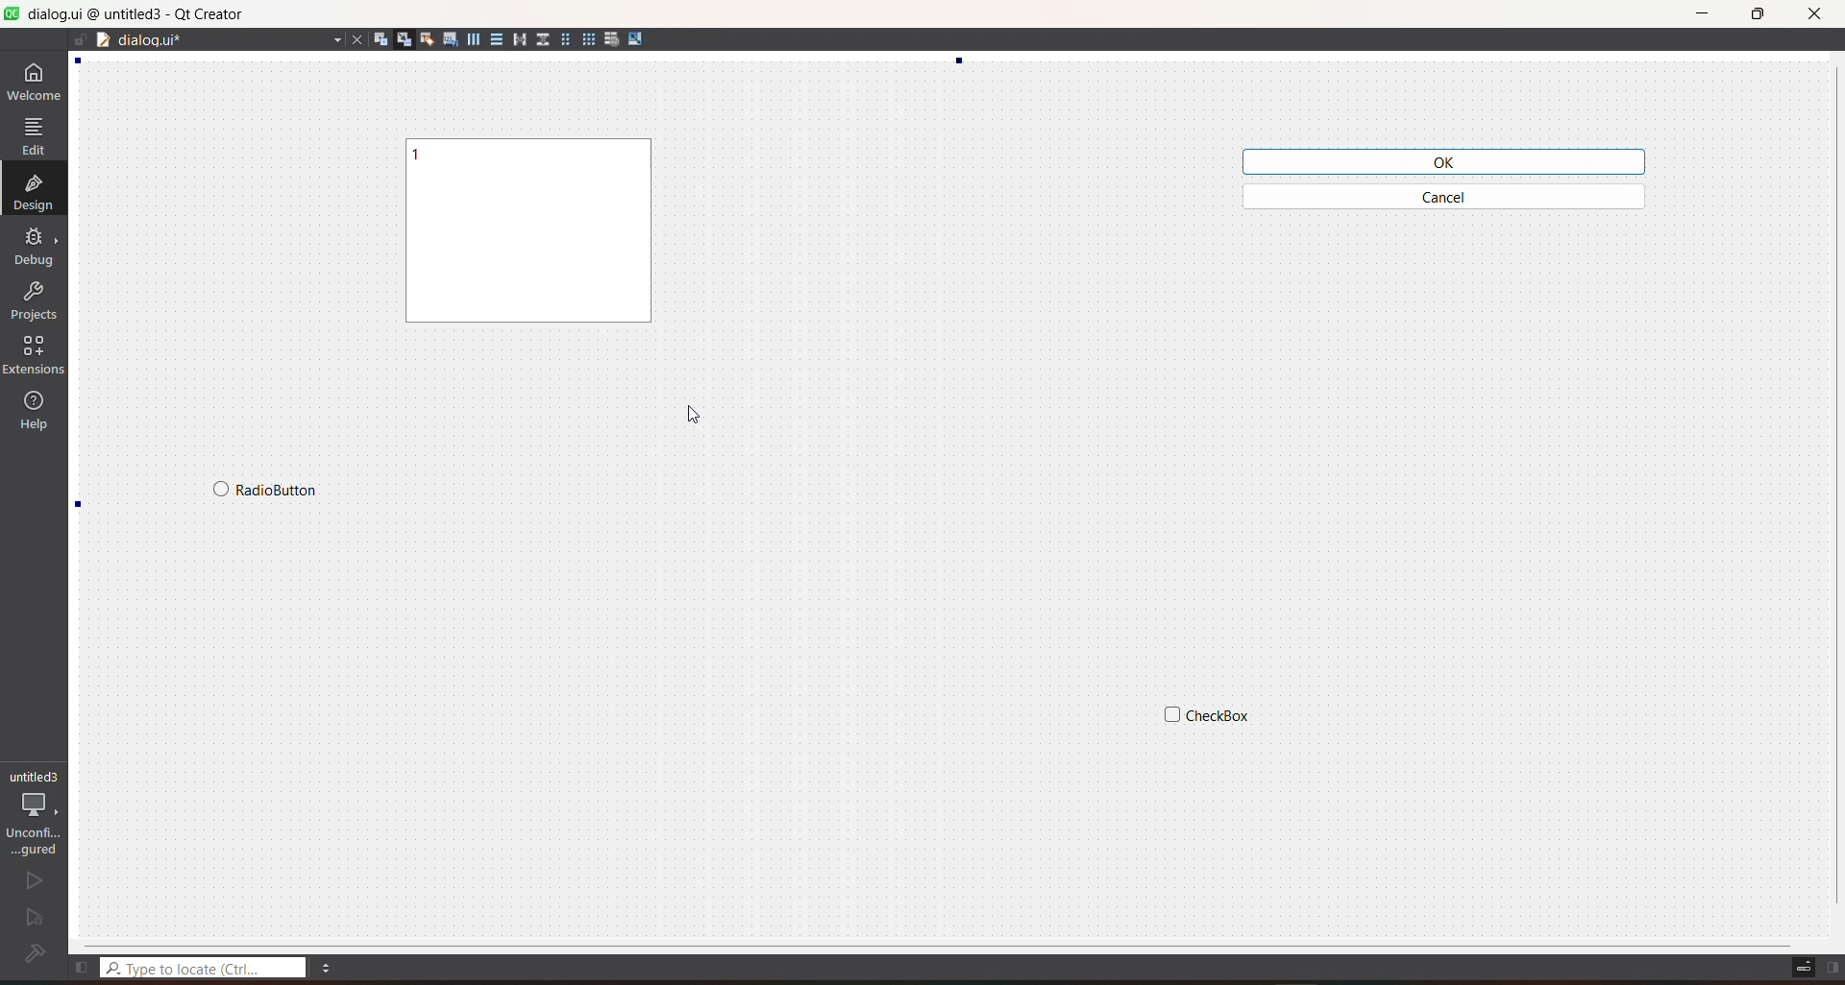 Image resolution: width=1845 pixels, height=985 pixels. Describe the element at coordinates (640, 37) in the screenshot. I see `adjust size` at that location.